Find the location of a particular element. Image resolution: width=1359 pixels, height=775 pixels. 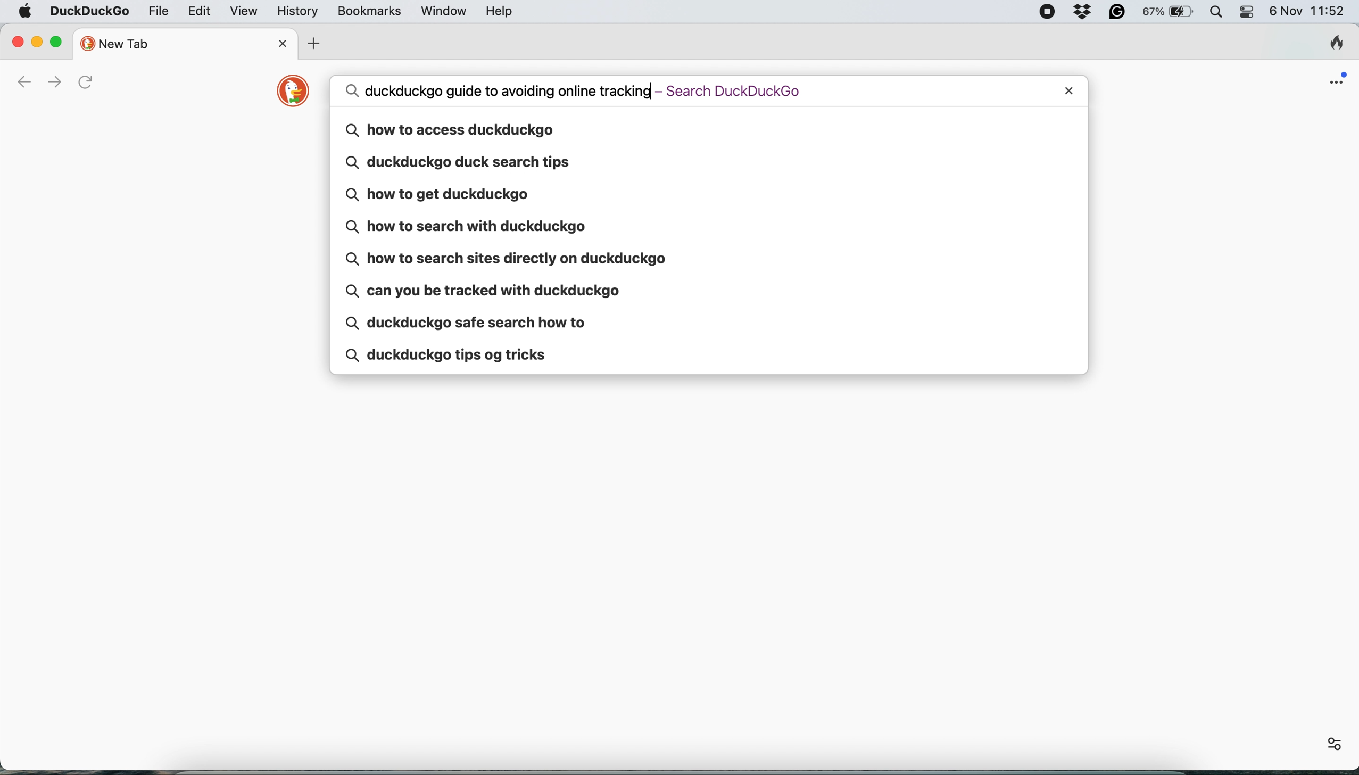

history is located at coordinates (296, 11).